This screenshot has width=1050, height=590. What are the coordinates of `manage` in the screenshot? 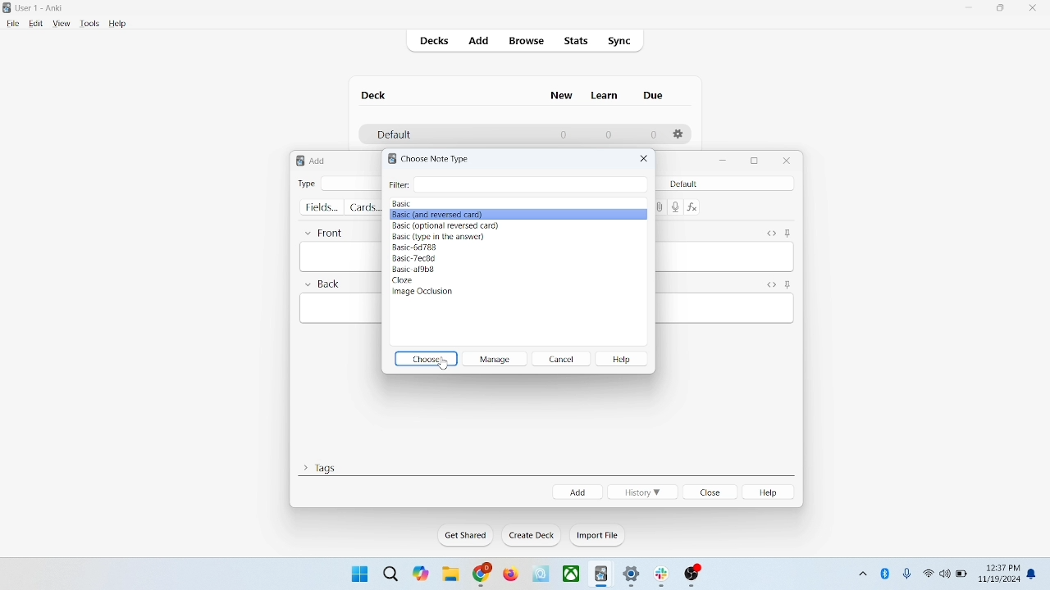 It's located at (494, 358).